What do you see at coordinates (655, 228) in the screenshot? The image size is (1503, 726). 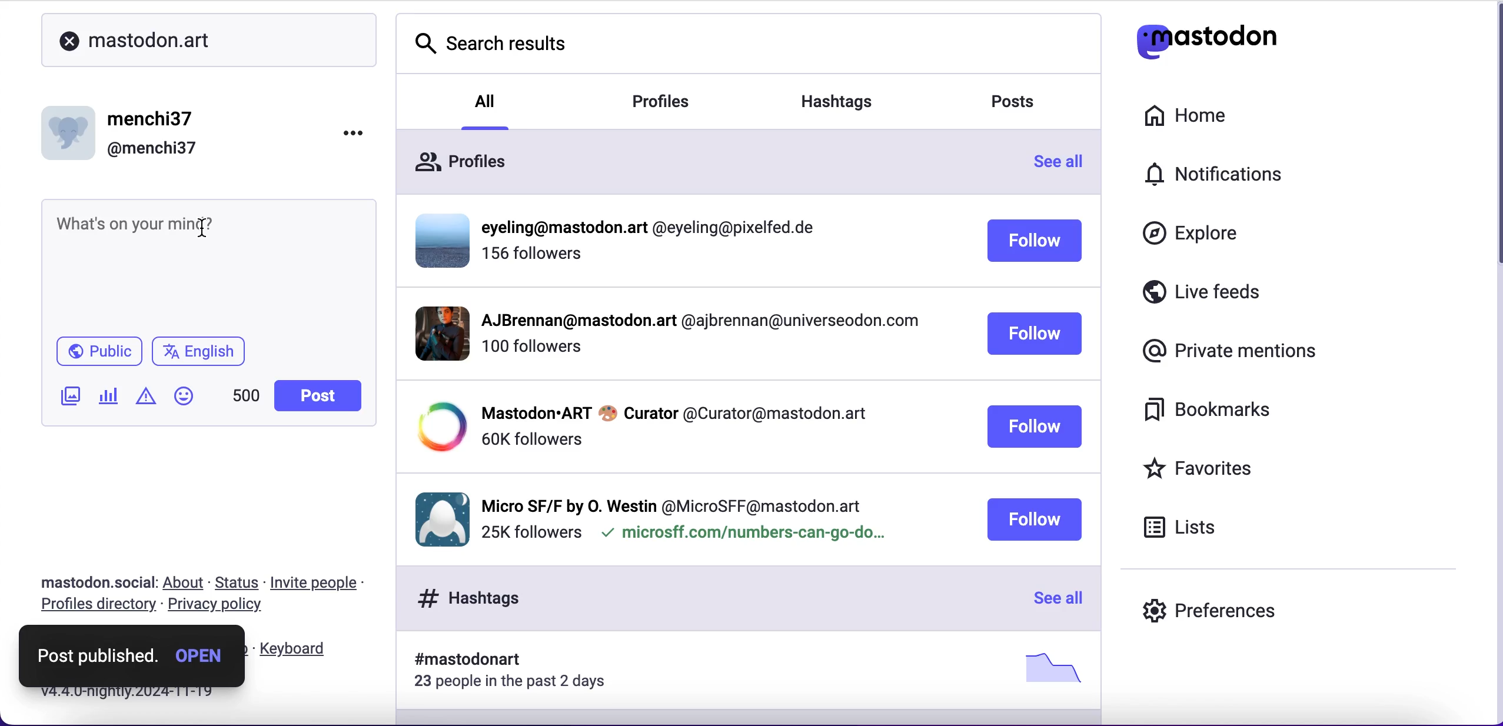 I see `profiile` at bounding box center [655, 228].